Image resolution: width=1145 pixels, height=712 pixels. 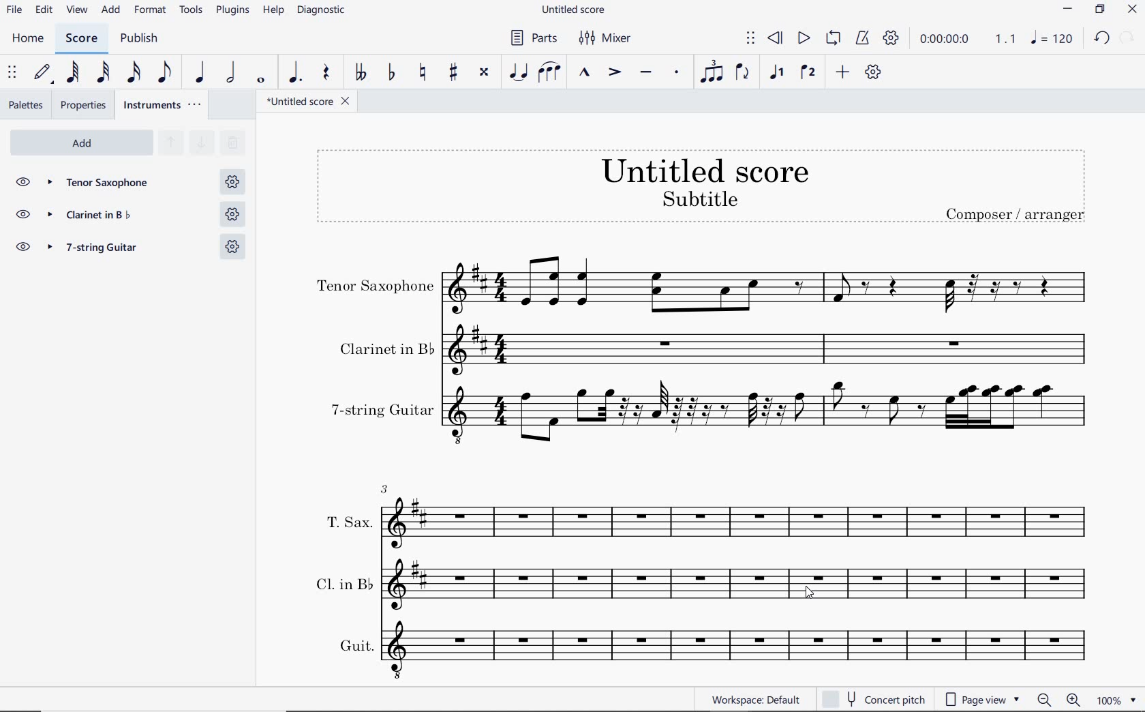 What do you see at coordinates (86, 105) in the screenshot?
I see `PROPERTIES` at bounding box center [86, 105].